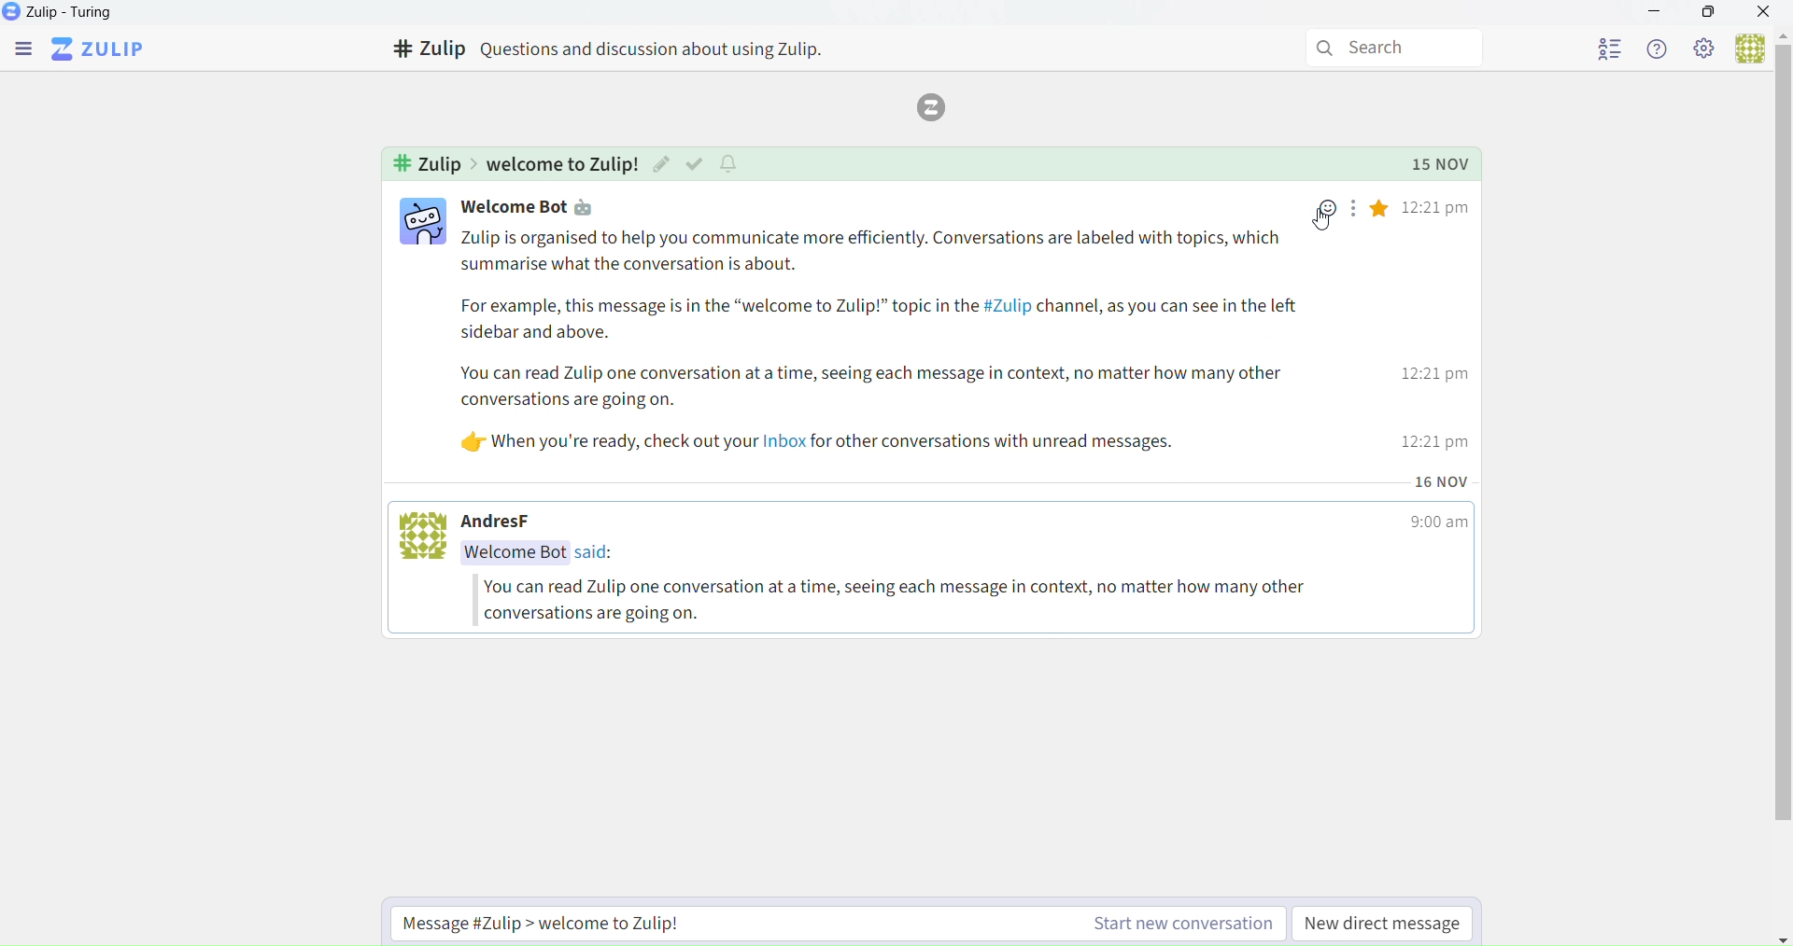 The height and width of the screenshot is (946, 1793). What do you see at coordinates (548, 554) in the screenshot?
I see ` Welcome Bot said:` at bounding box center [548, 554].